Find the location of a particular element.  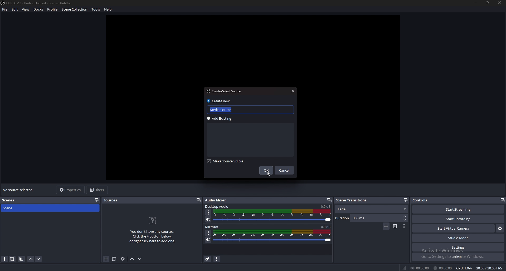

add scene is located at coordinates (5, 259).